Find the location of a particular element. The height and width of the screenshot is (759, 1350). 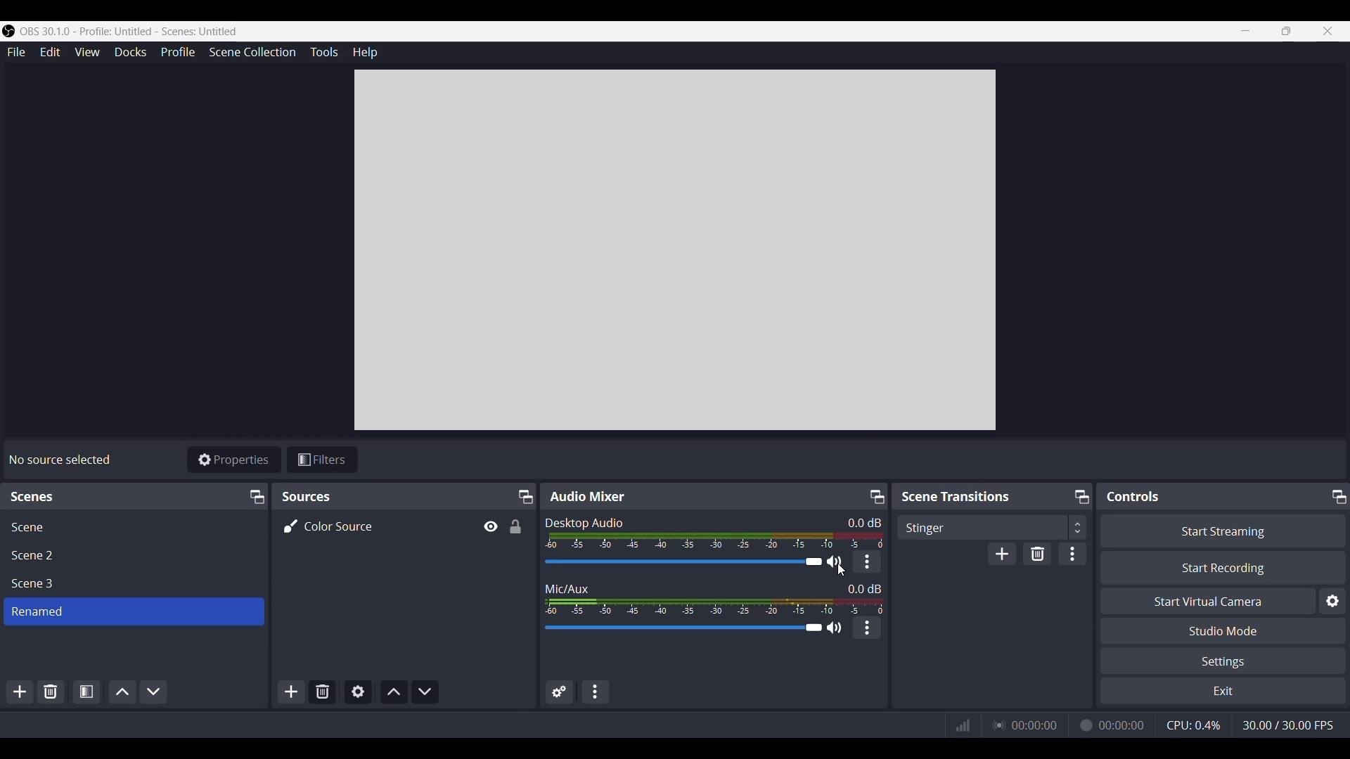

Profile is located at coordinates (177, 53).